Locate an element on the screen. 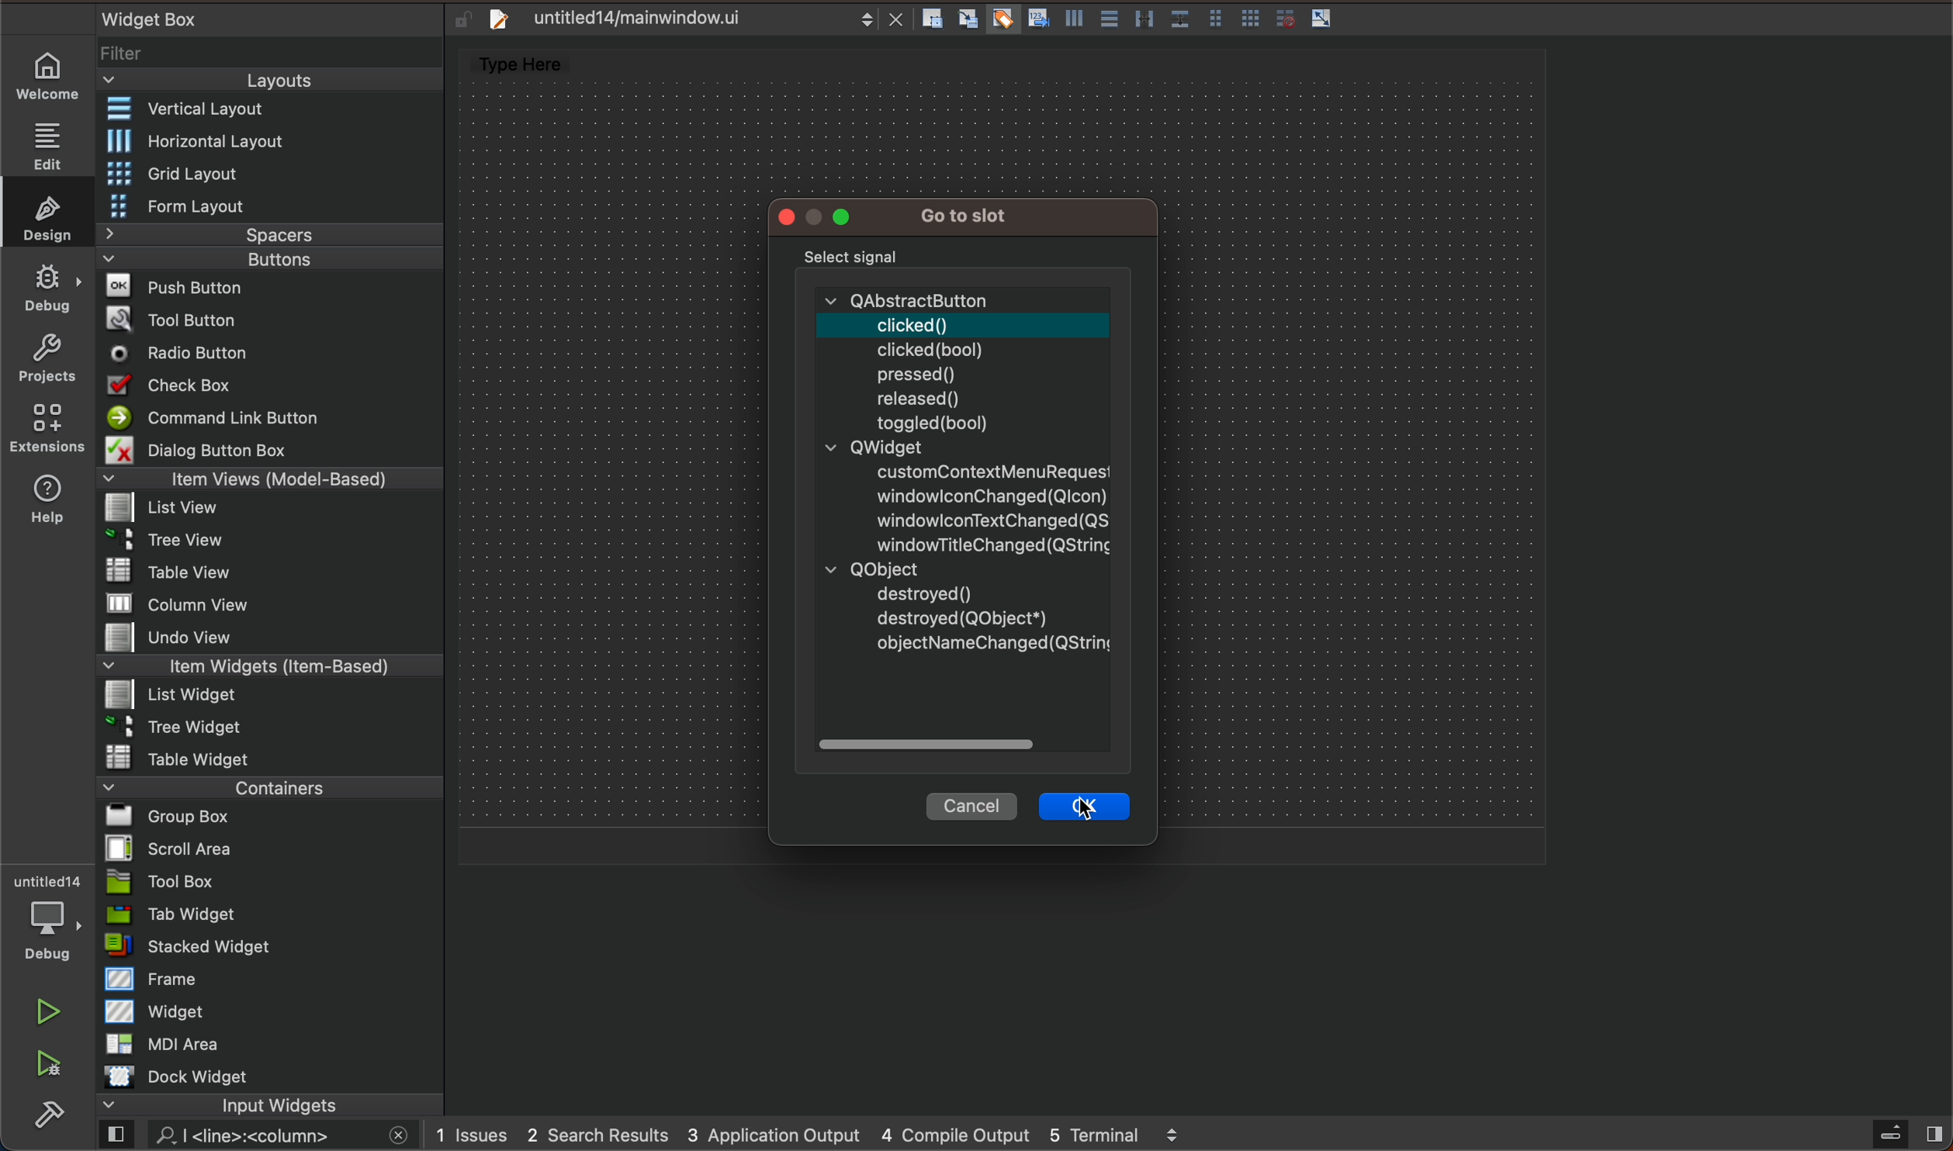  Qobject is located at coordinates (952, 614).